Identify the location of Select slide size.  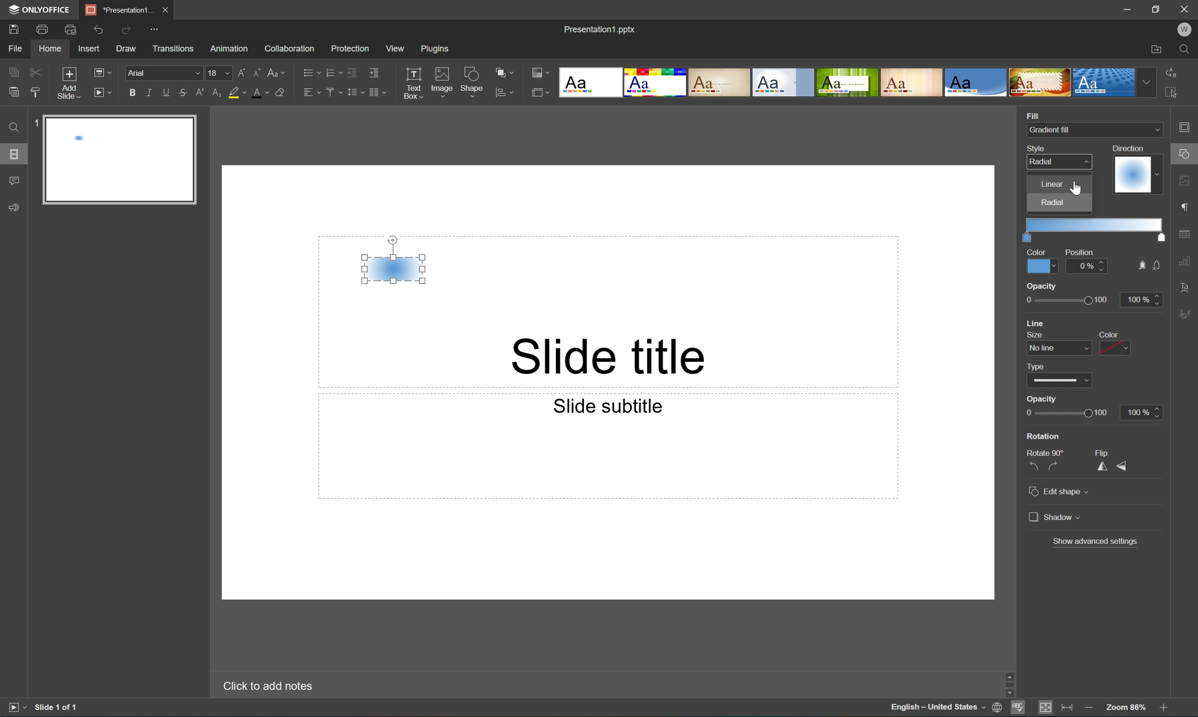
(541, 94).